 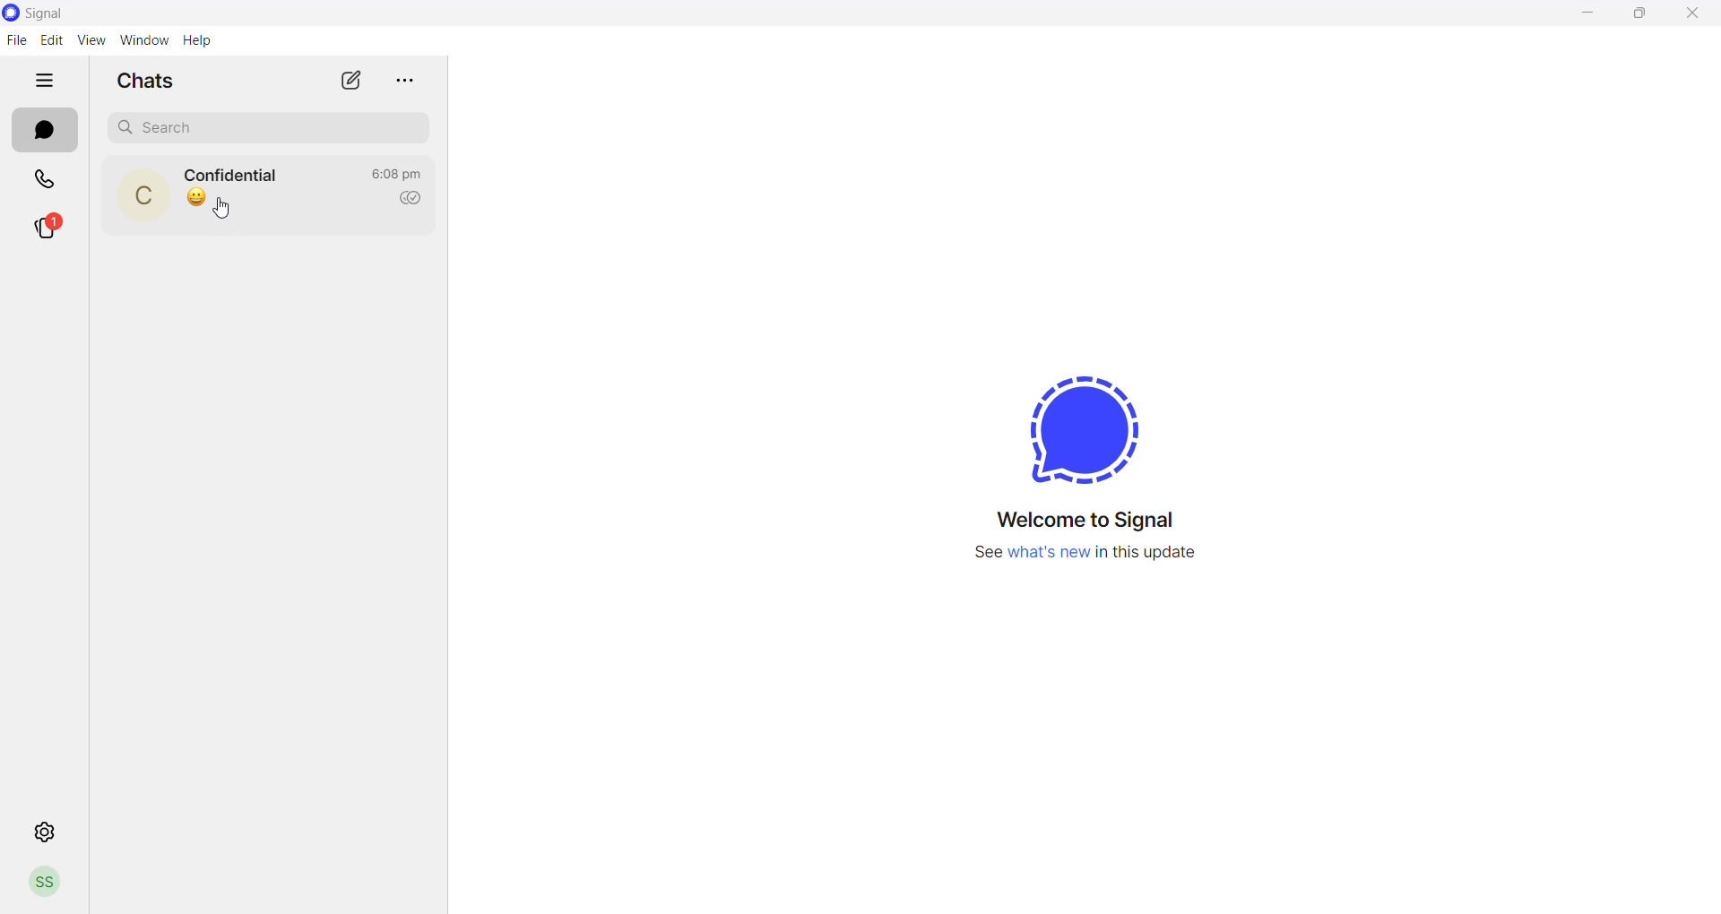 What do you see at coordinates (412, 82) in the screenshot?
I see `more options` at bounding box center [412, 82].